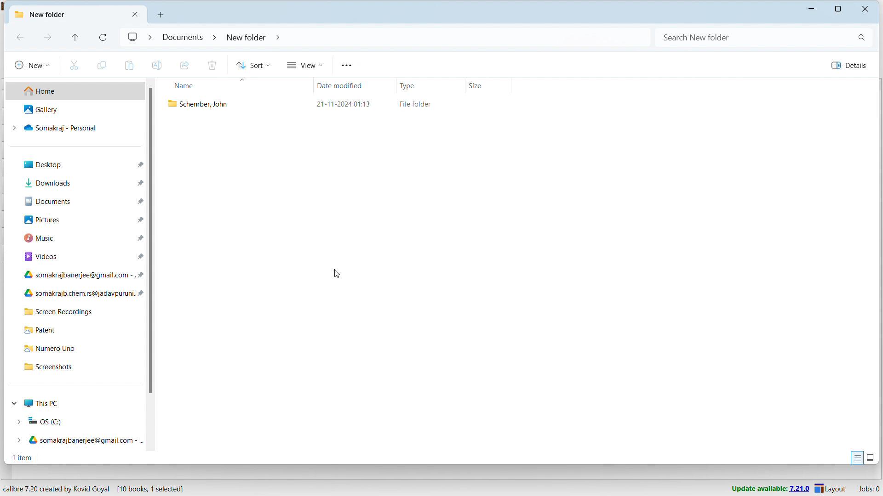 This screenshot has width=883, height=496. Describe the element at coordinates (213, 65) in the screenshot. I see `delete` at that location.